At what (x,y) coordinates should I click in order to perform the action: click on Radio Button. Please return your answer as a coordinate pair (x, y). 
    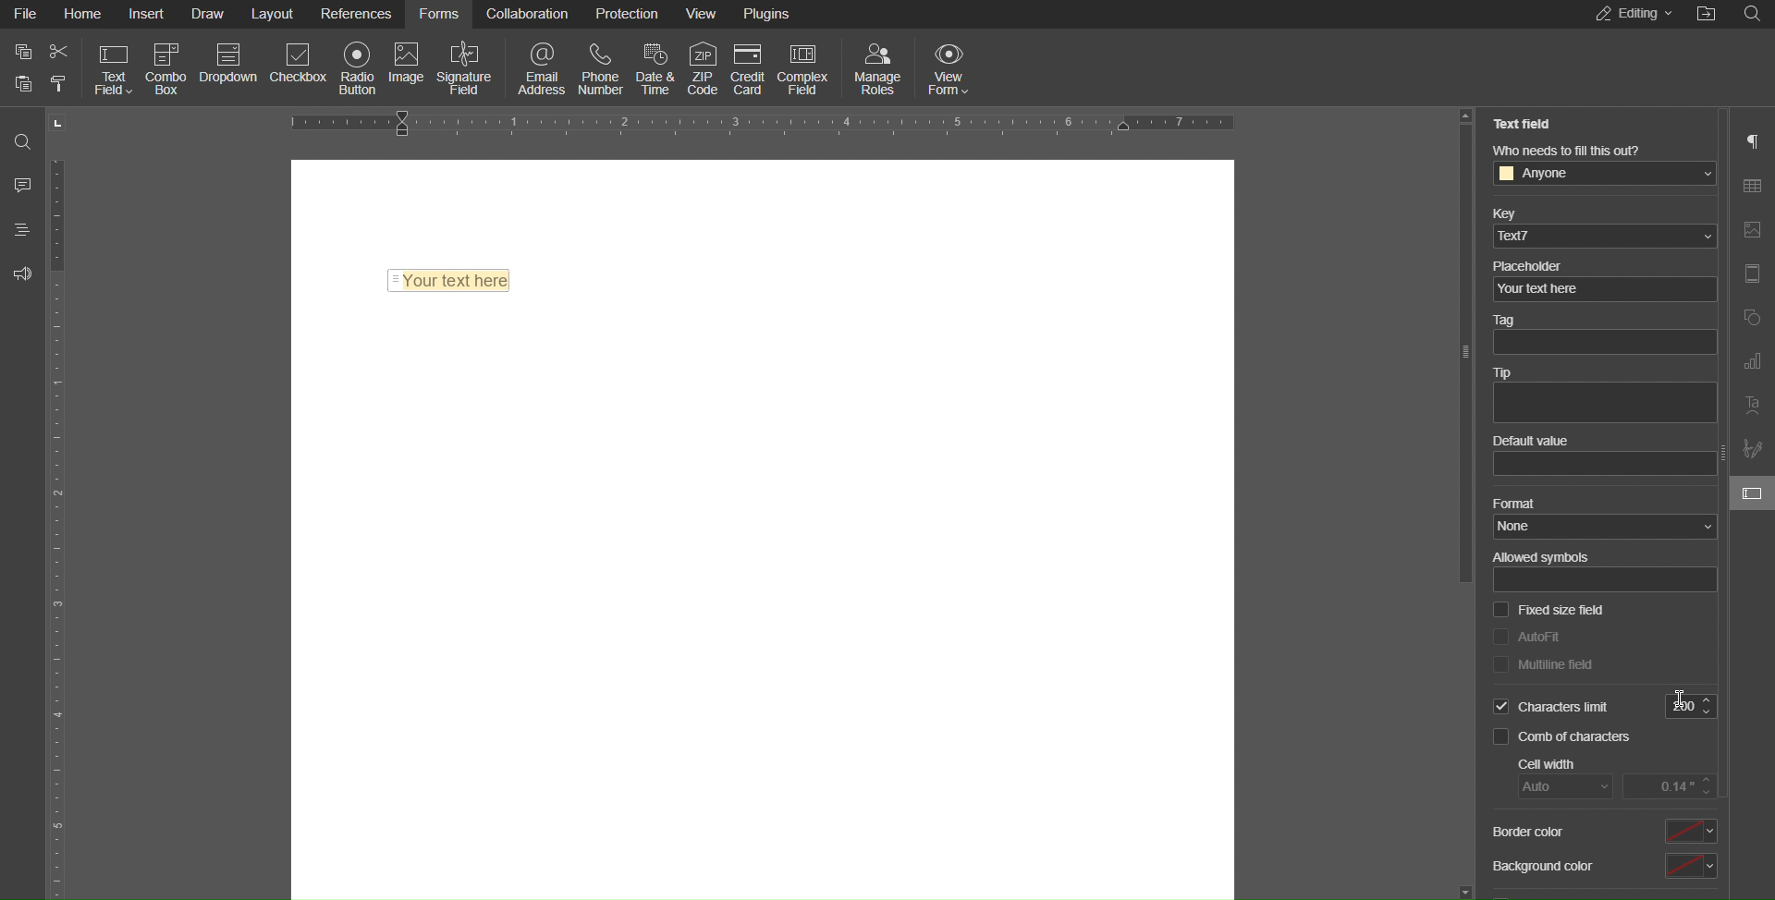
    Looking at the image, I should click on (364, 68).